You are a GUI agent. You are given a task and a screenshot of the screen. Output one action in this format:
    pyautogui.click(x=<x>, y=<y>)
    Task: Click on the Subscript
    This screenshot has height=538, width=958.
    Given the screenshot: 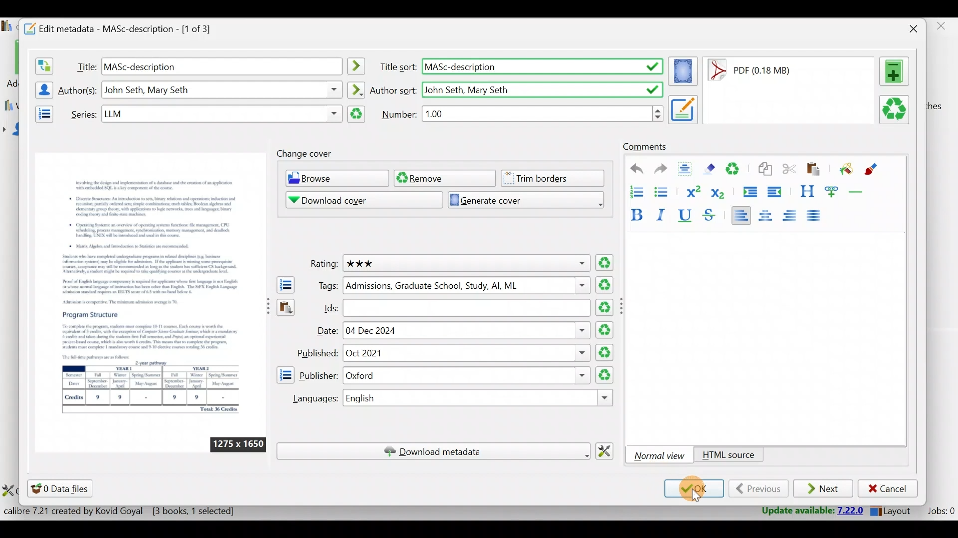 What is the action you would take?
    pyautogui.click(x=720, y=193)
    